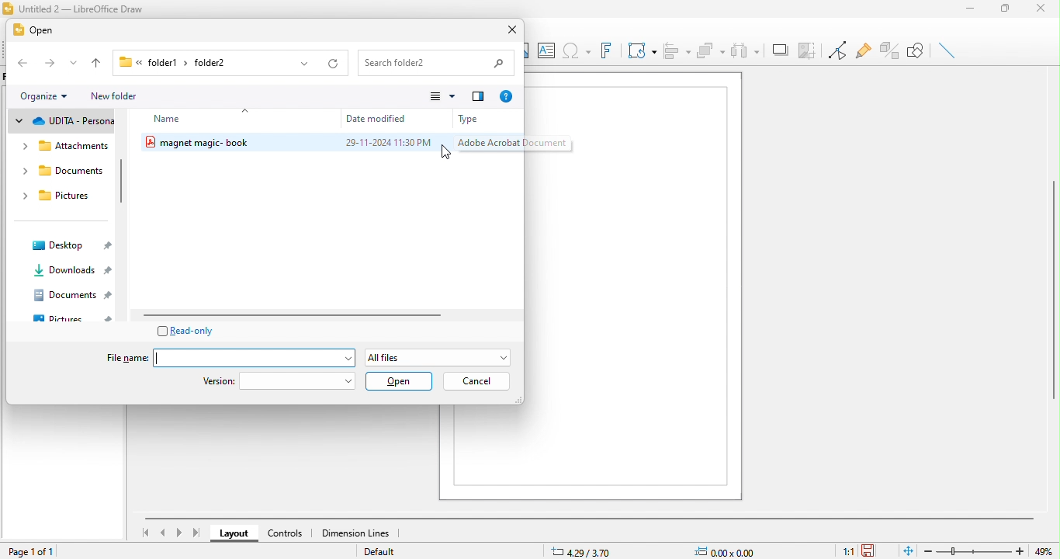  What do you see at coordinates (904, 550) in the screenshot?
I see `fit to the current window` at bounding box center [904, 550].